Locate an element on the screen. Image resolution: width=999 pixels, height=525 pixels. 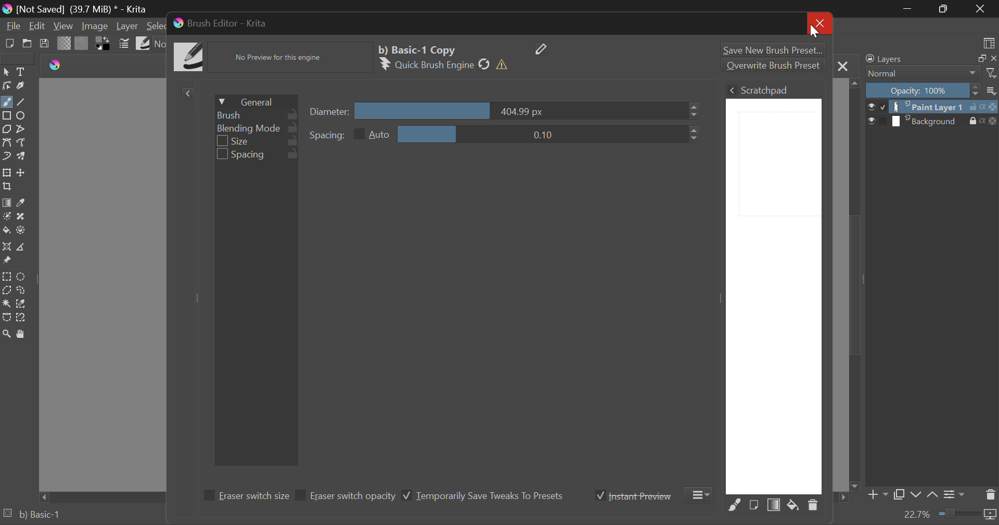
Cursor on Close is located at coordinates (813, 30).